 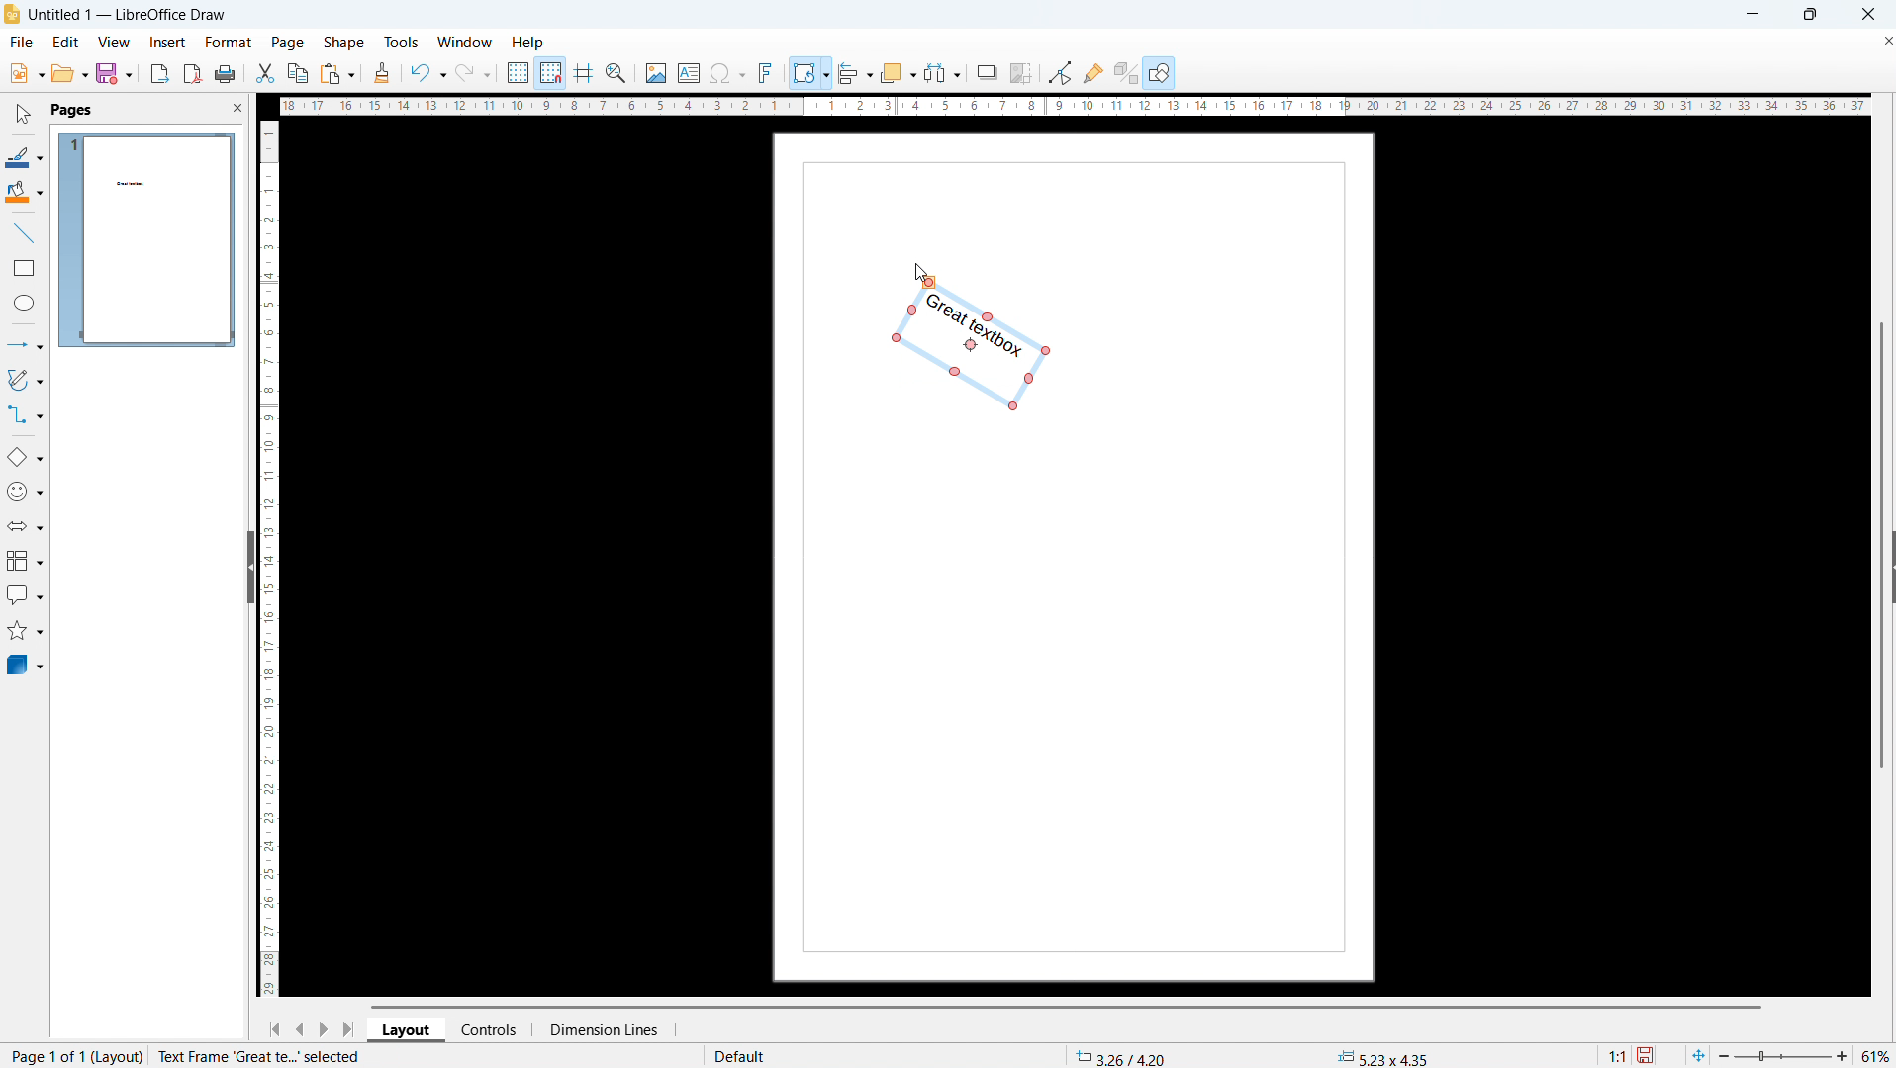 What do you see at coordinates (72, 1057) in the screenshot?
I see `page number` at bounding box center [72, 1057].